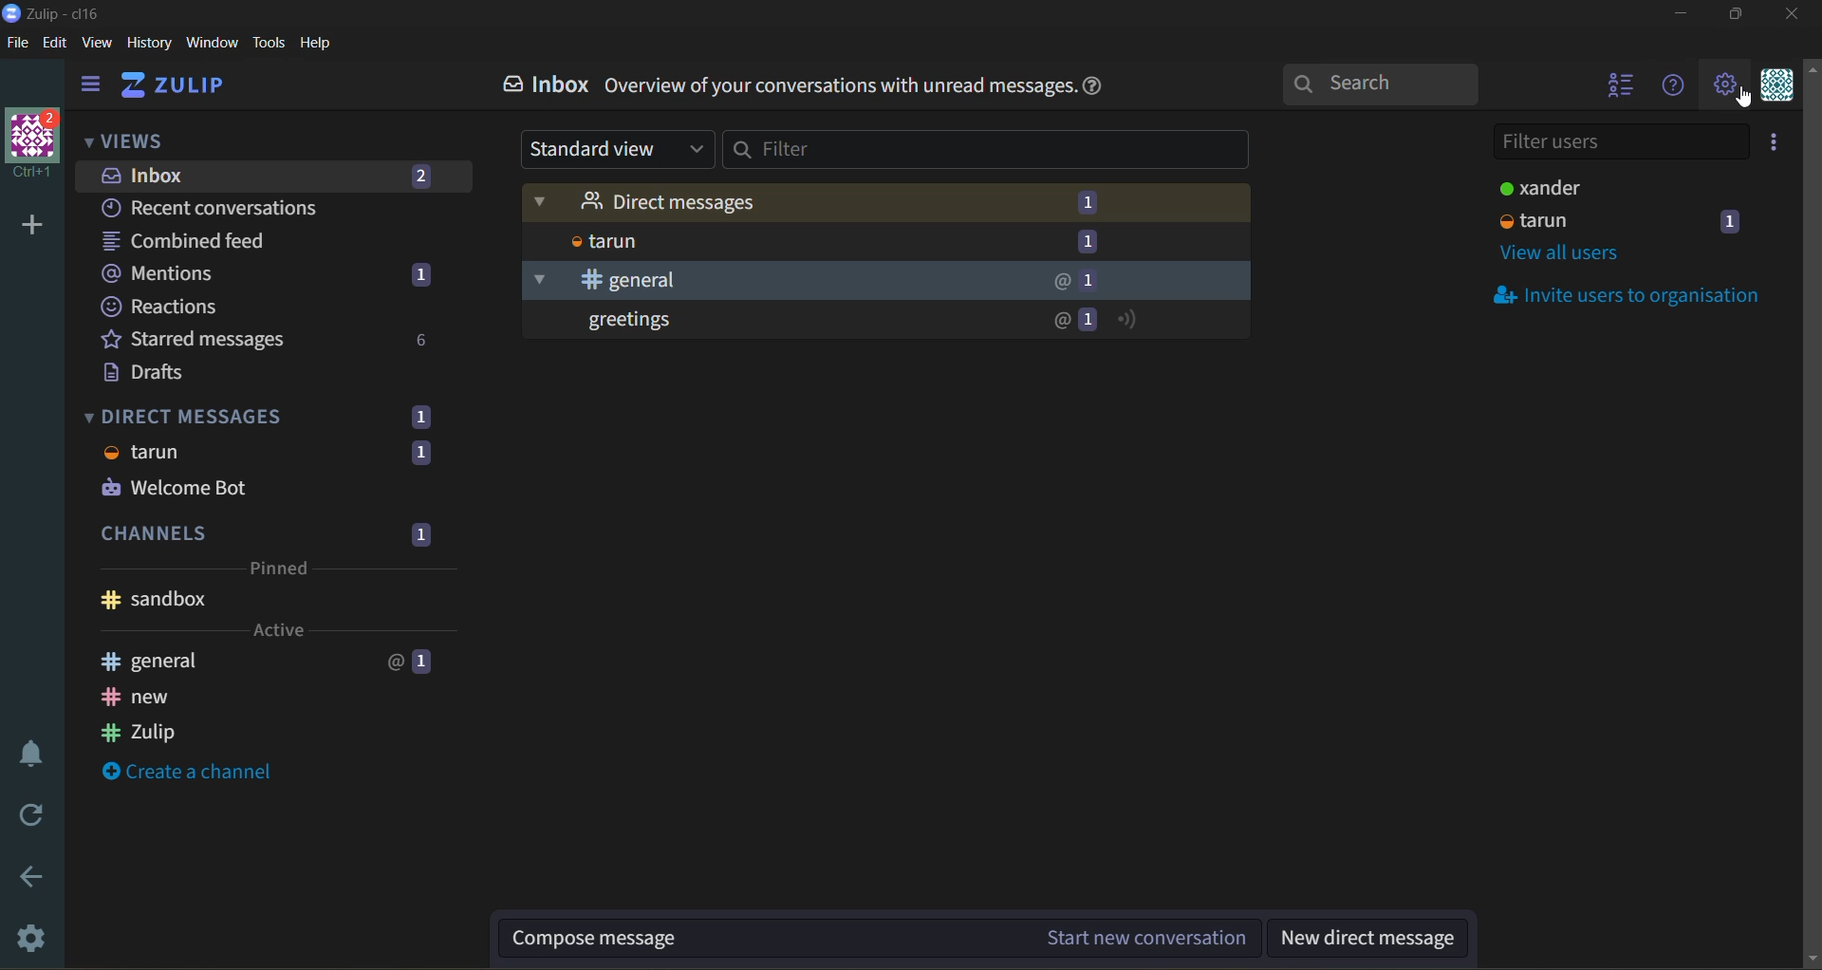  Describe the element at coordinates (203, 488) in the screenshot. I see `welcome bot` at that location.